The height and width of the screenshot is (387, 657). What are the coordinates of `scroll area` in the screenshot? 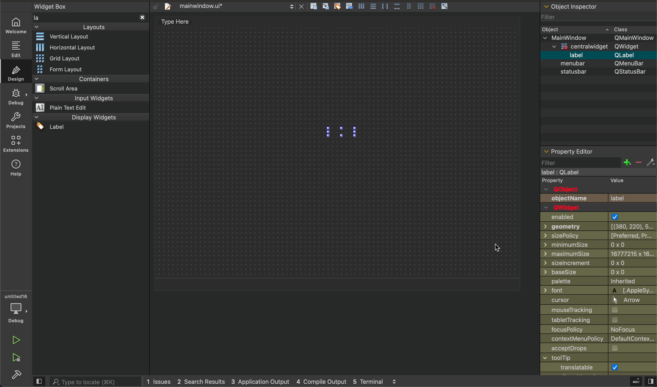 It's located at (72, 88).